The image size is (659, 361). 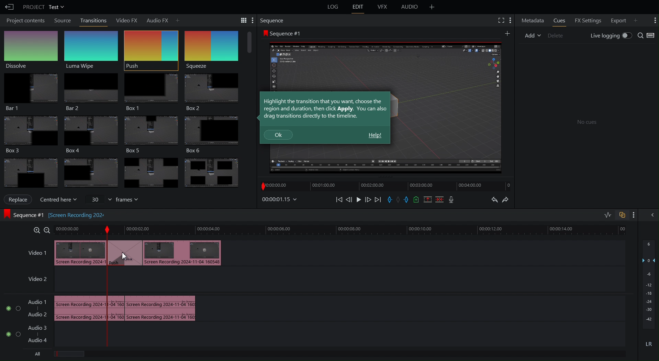 What do you see at coordinates (35, 280) in the screenshot?
I see `Video 2` at bounding box center [35, 280].